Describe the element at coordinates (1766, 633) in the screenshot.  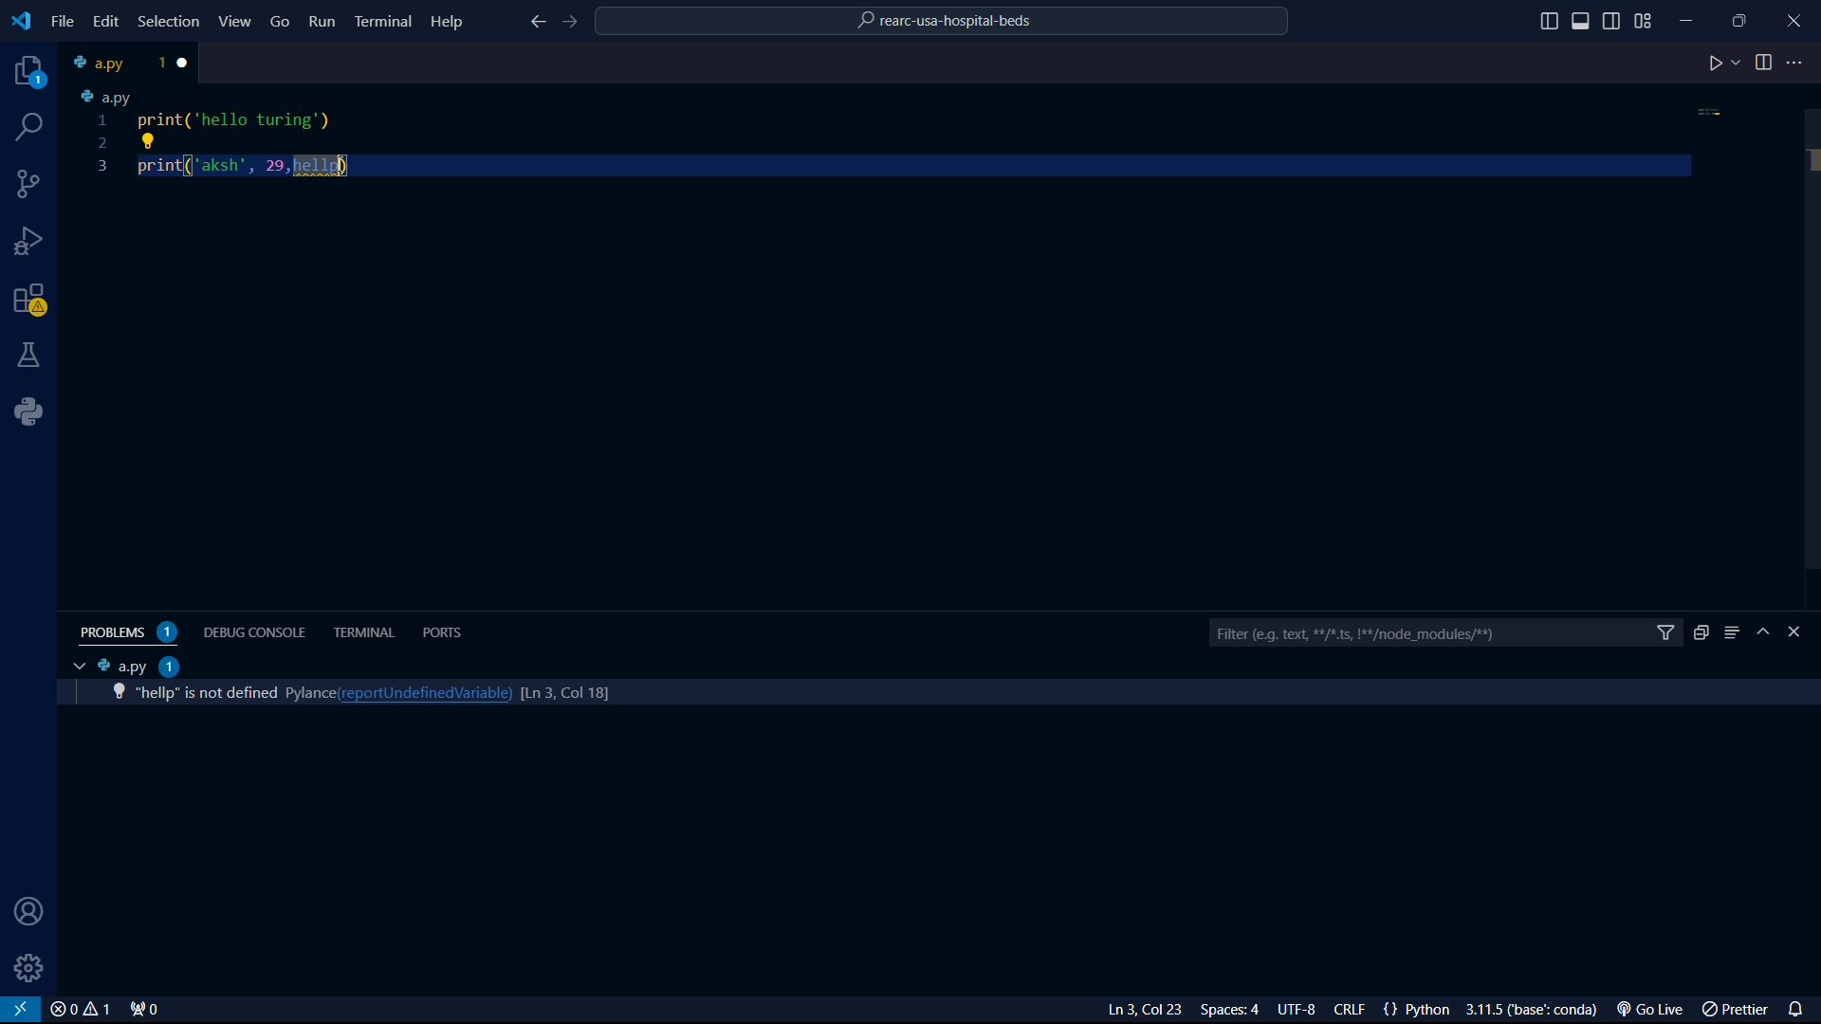
I see `hide` at that location.